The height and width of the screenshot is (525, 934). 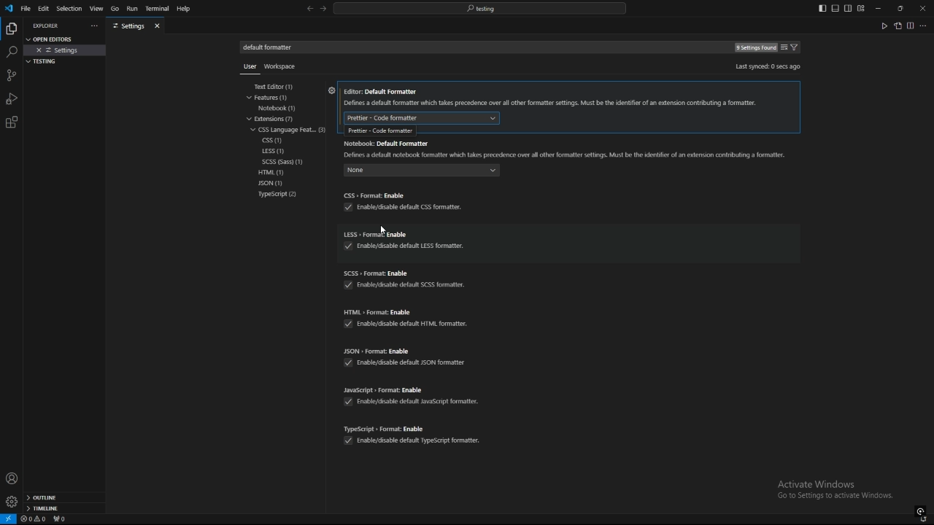 I want to click on enable /disable default typescript formatter, so click(x=412, y=441).